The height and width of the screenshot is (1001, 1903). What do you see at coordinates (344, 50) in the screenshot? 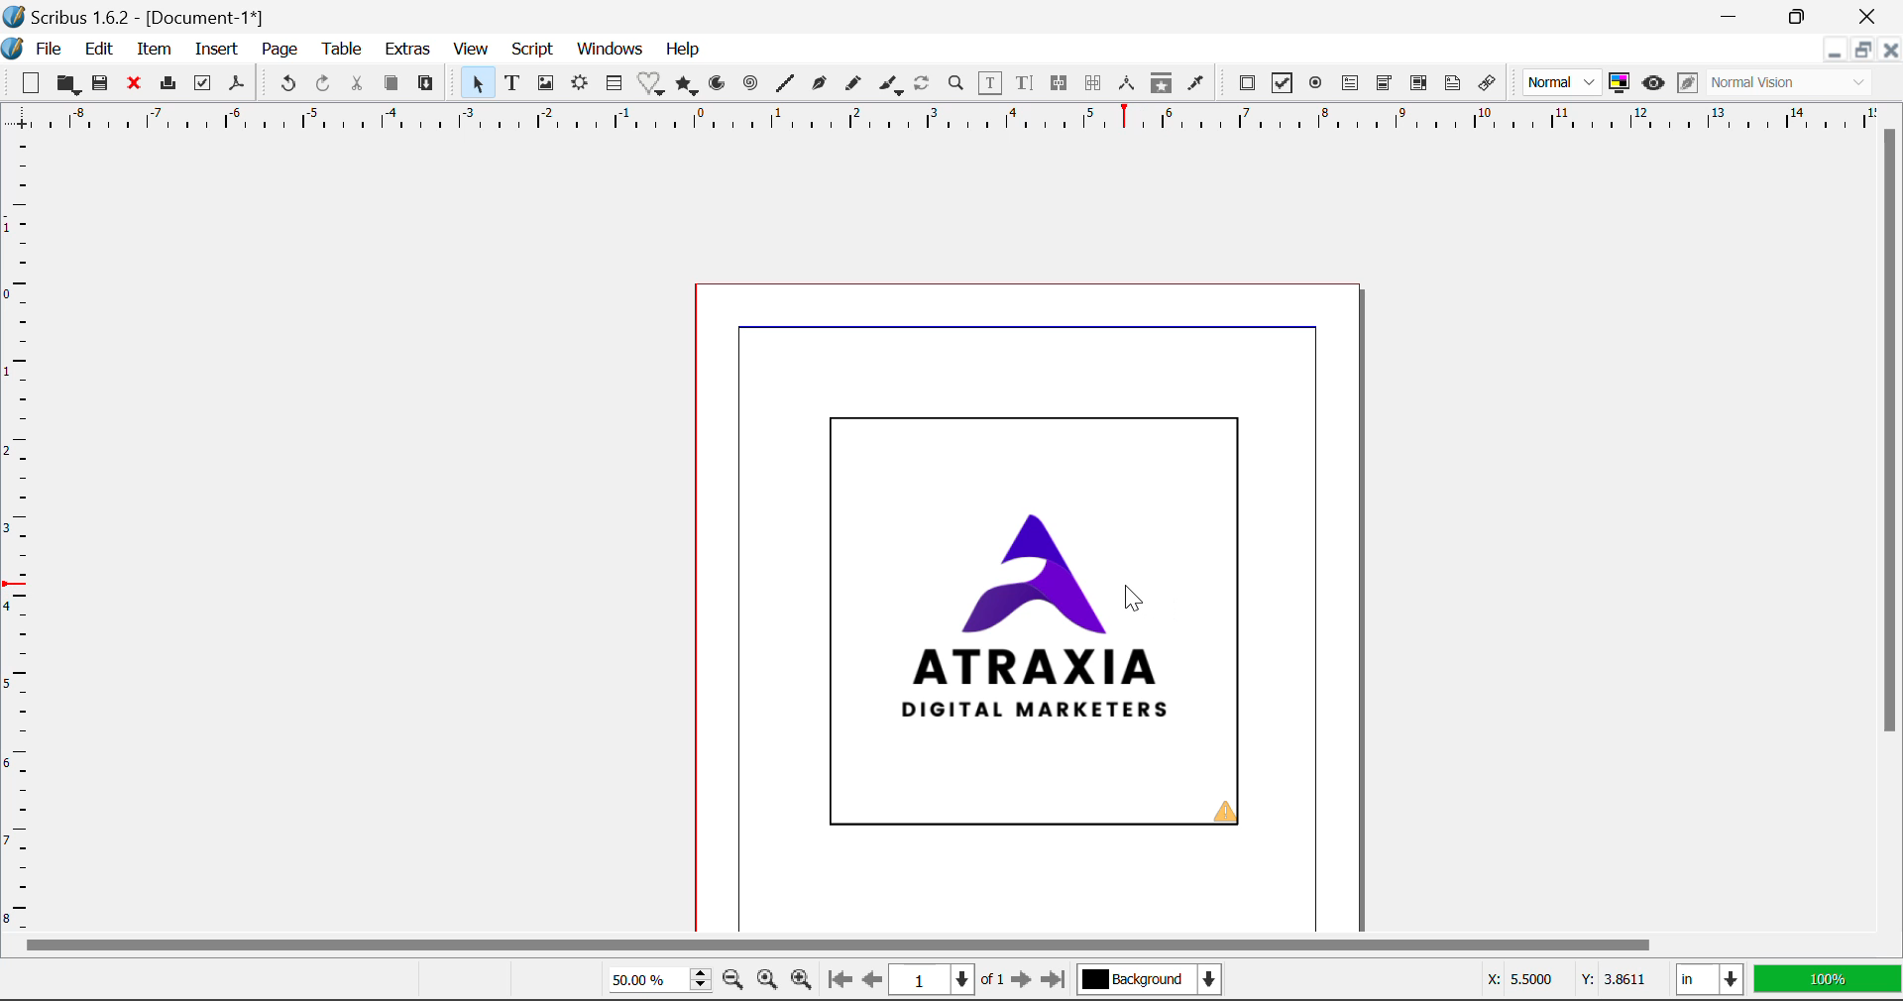
I see `Table` at bounding box center [344, 50].